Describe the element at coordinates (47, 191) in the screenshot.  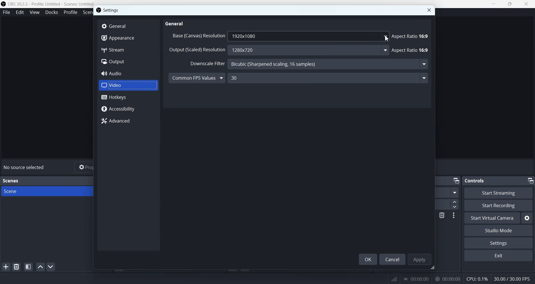
I see `Scene ` at that location.